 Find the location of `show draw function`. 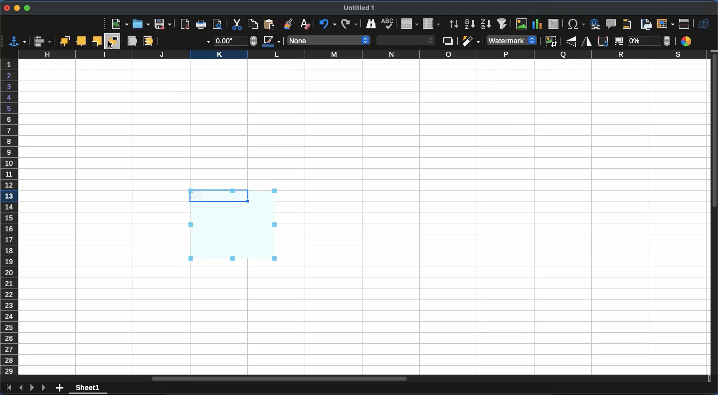

show draw function is located at coordinates (704, 24).